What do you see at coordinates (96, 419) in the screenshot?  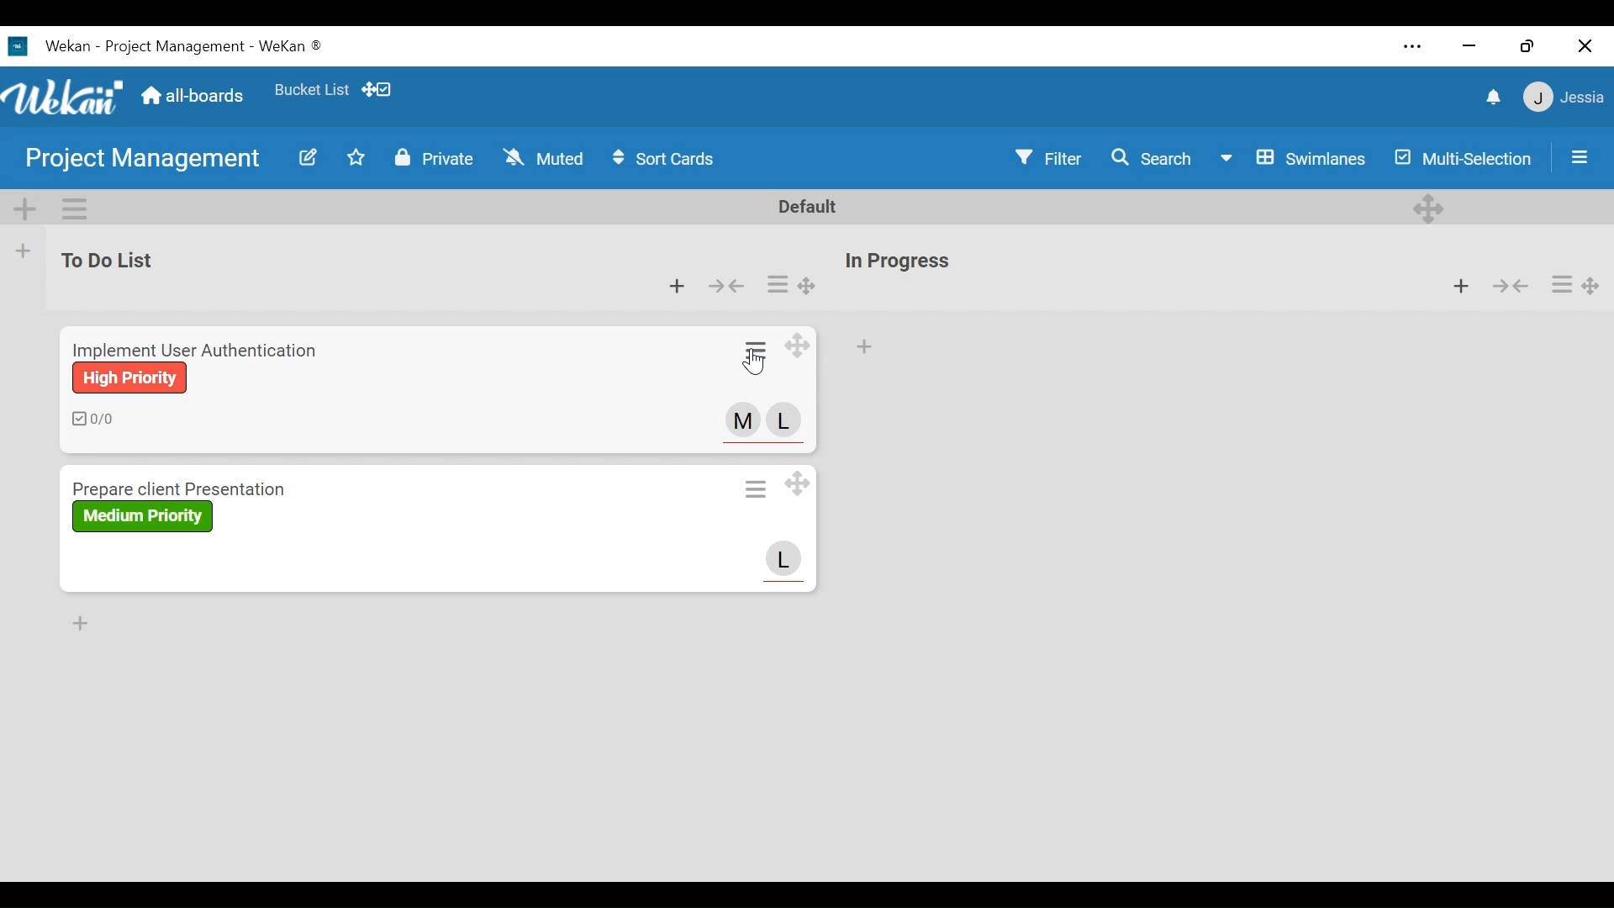 I see `Number of checklists` at bounding box center [96, 419].